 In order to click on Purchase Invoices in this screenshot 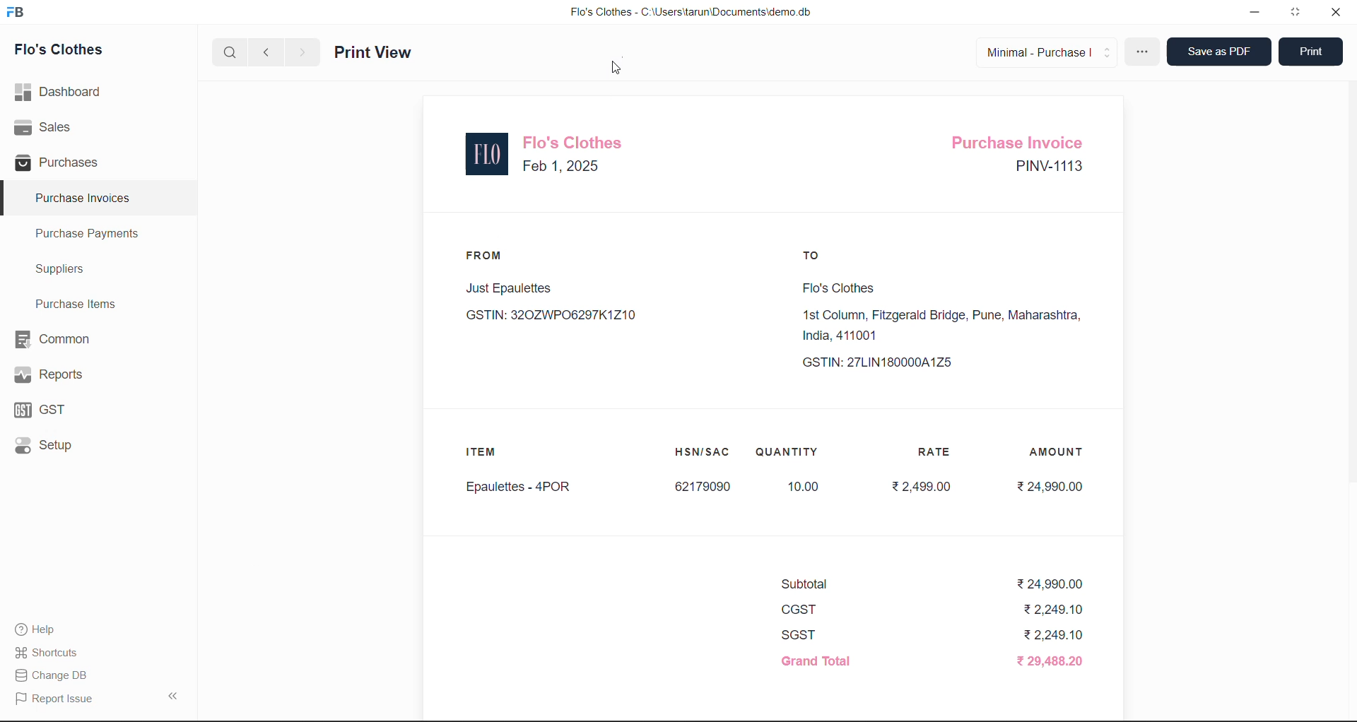, I will do `click(83, 199)`.